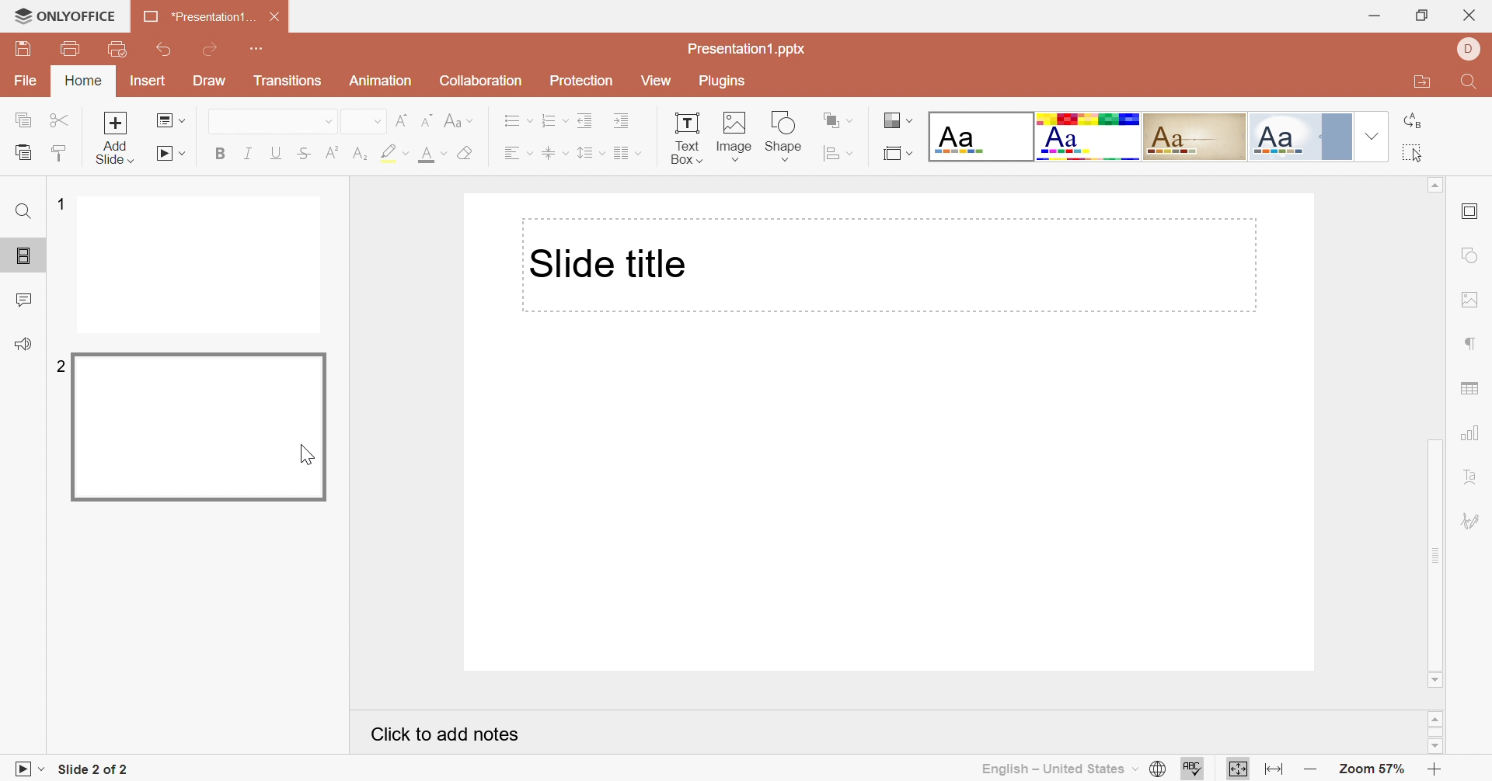 The image size is (1492, 781). Describe the element at coordinates (117, 48) in the screenshot. I see `Quick Print` at that location.